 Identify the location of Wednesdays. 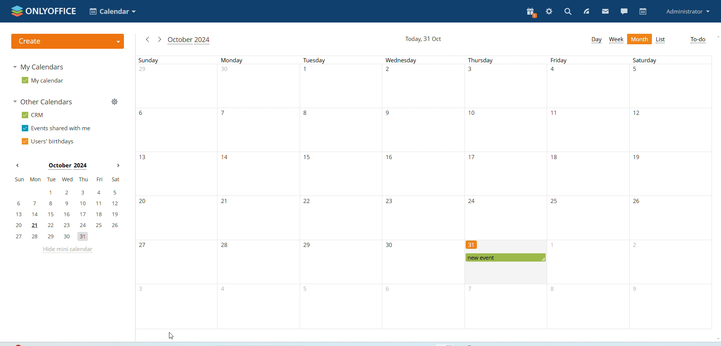
(422, 193).